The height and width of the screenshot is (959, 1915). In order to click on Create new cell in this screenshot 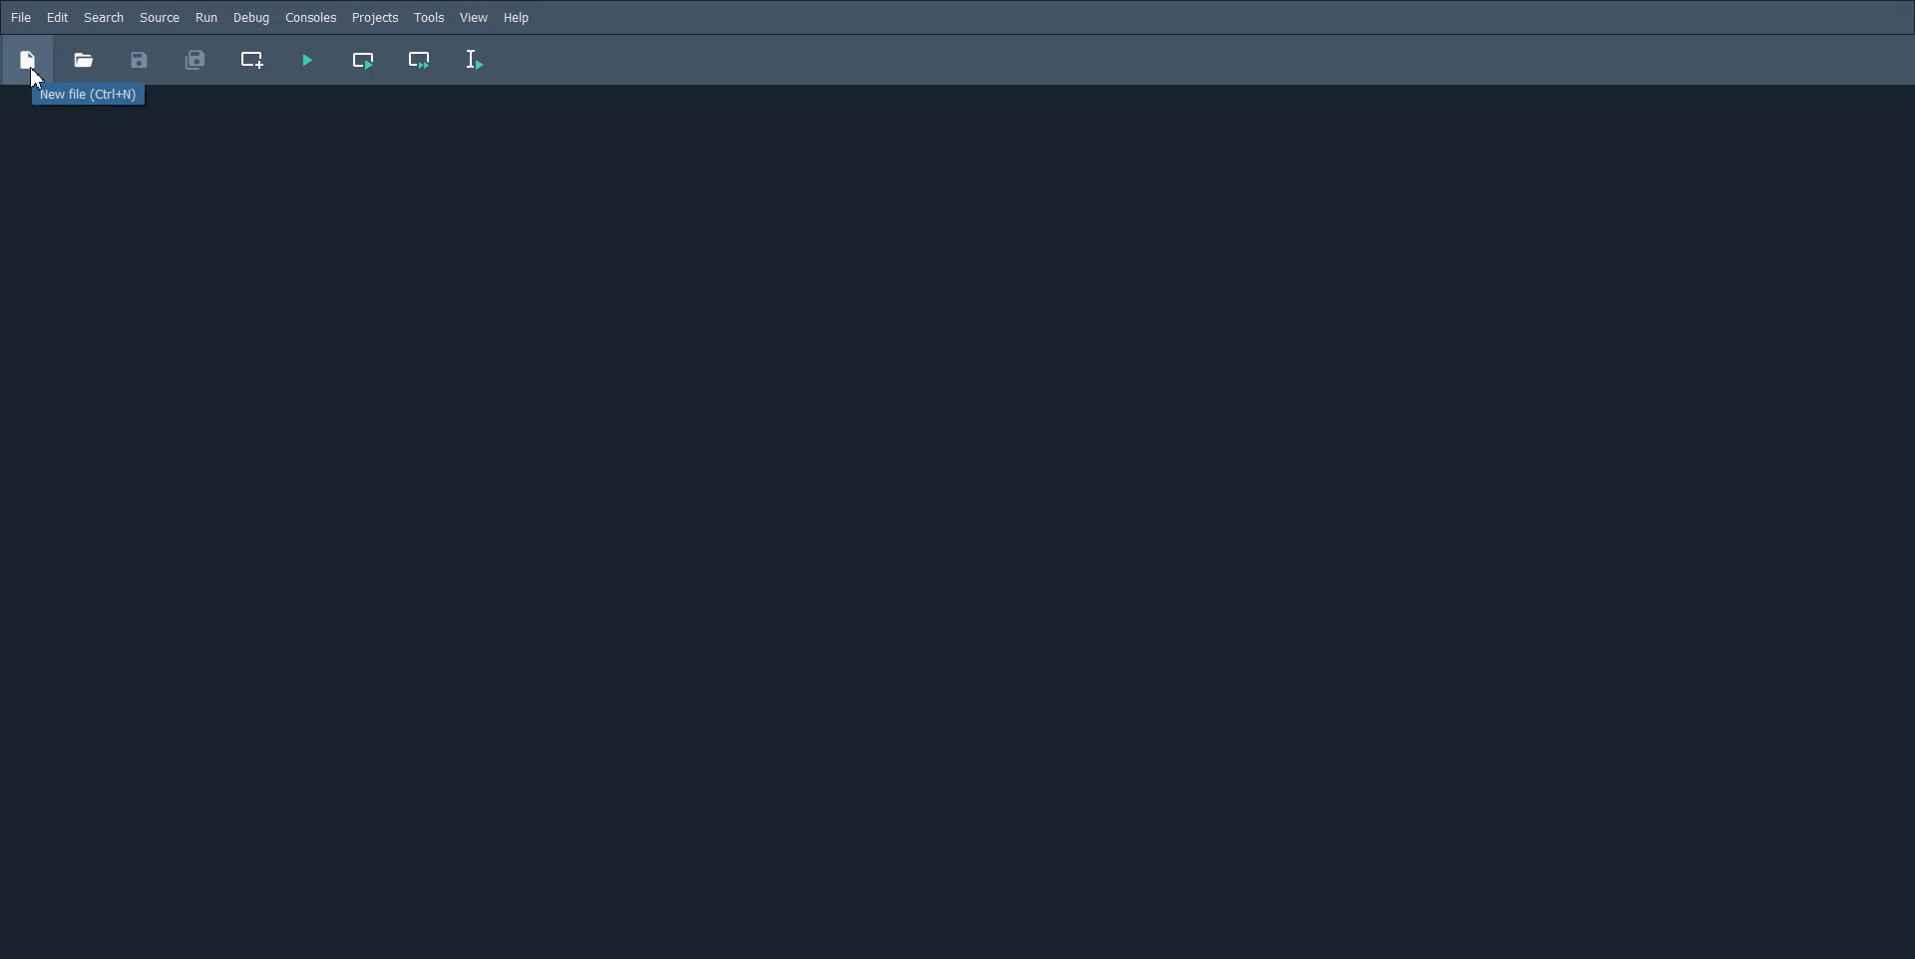, I will do `click(253, 60)`.